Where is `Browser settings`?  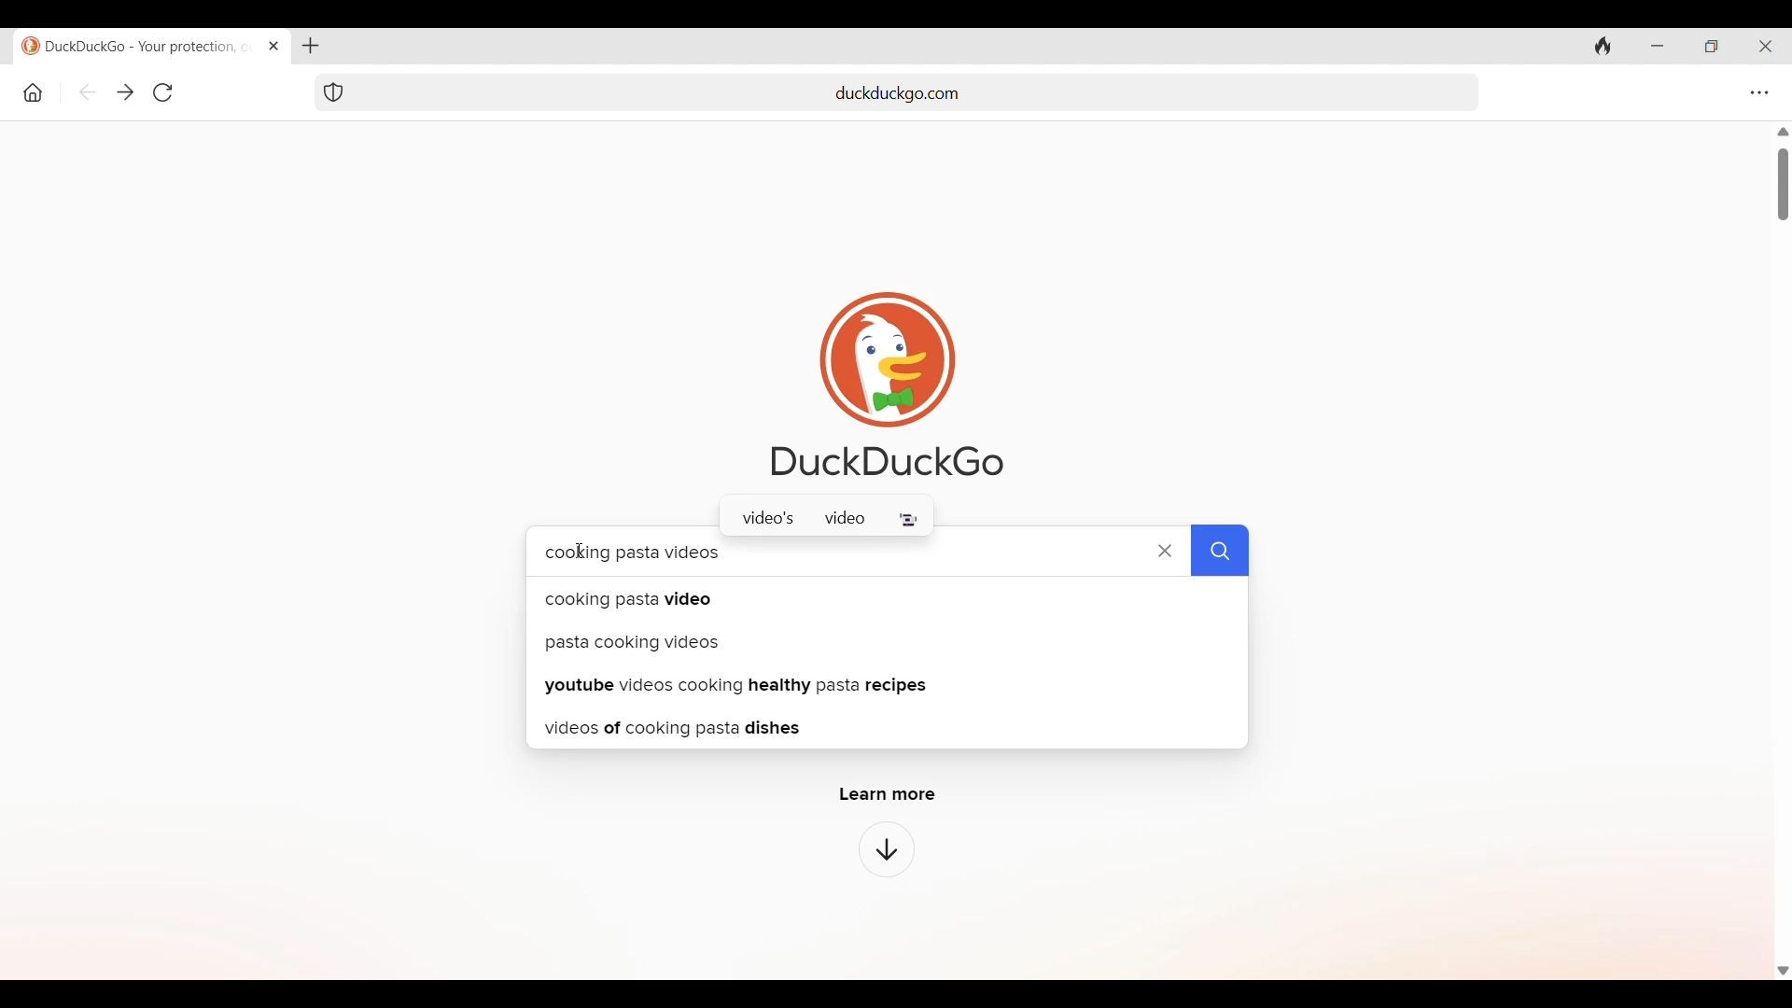 Browser settings is located at coordinates (1758, 92).